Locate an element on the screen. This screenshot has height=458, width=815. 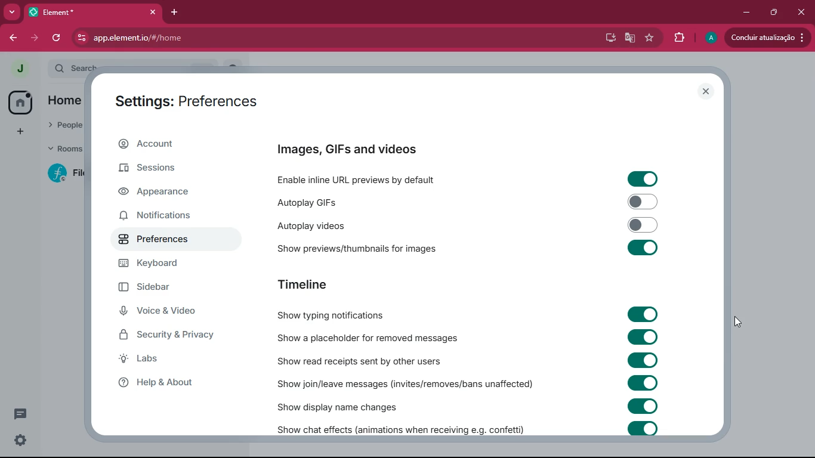
images, GIFs and videos is located at coordinates (353, 149).